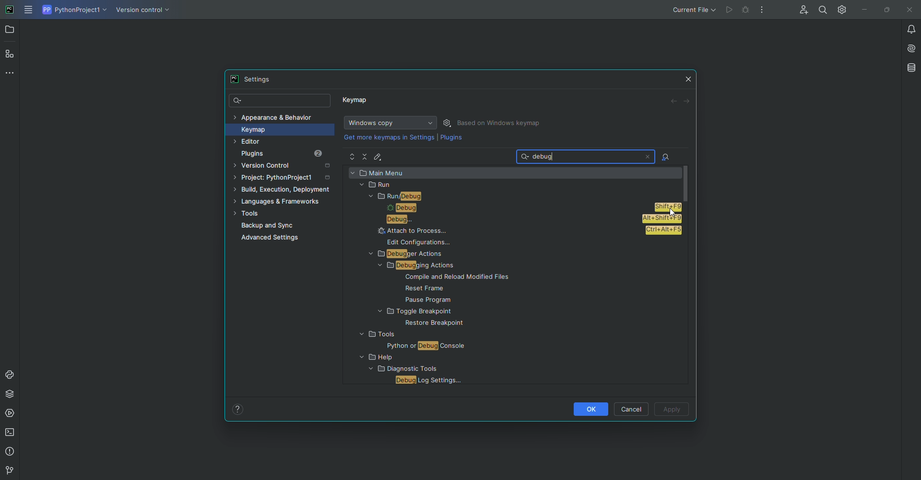  What do you see at coordinates (908, 47) in the screenshot?
I see `AI` at bounding box center [908, 47].